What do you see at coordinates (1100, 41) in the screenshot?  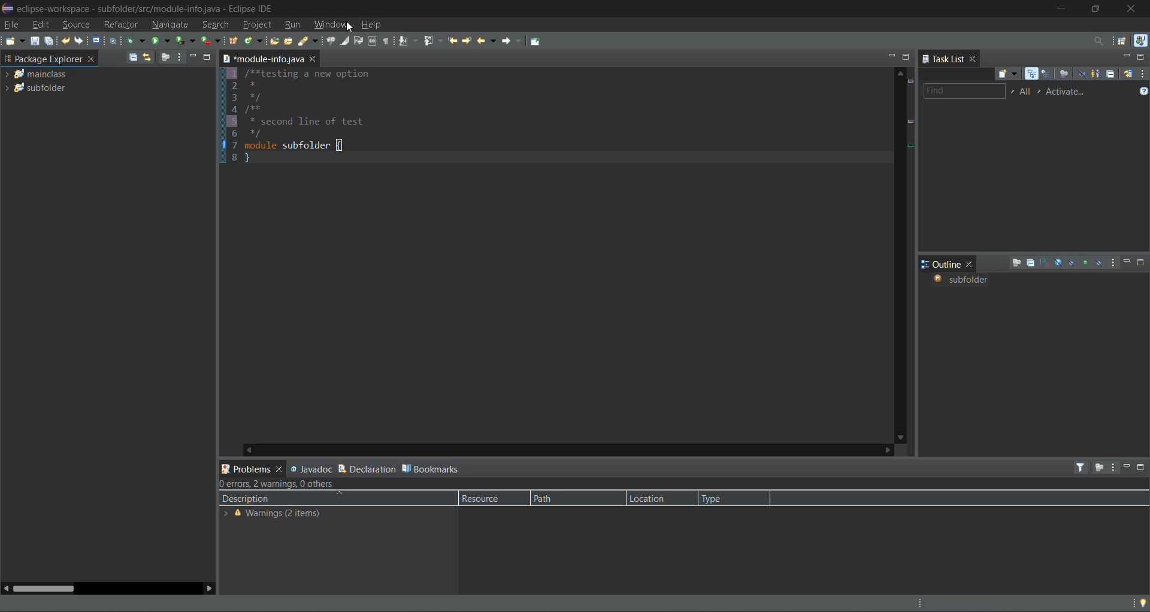 I see `access commands and other items` at bounding box center [1100, 41].